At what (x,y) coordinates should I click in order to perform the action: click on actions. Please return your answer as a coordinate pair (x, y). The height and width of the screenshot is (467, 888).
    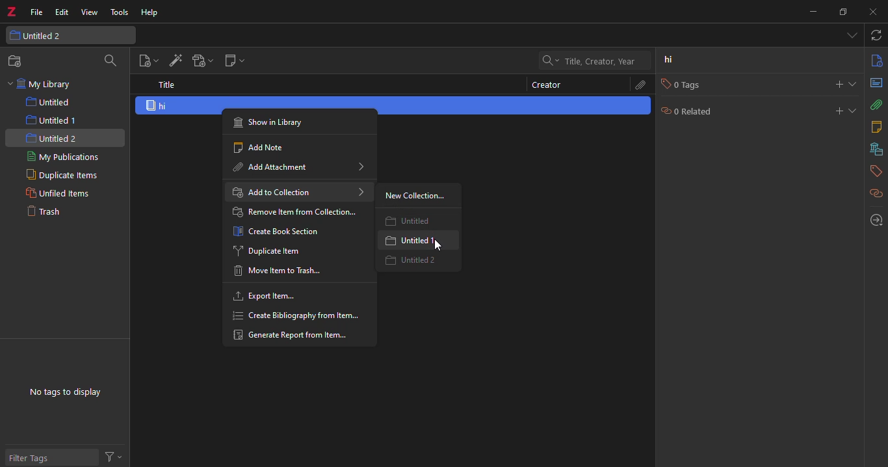
    Looking at the image, I should click on (116, 456).